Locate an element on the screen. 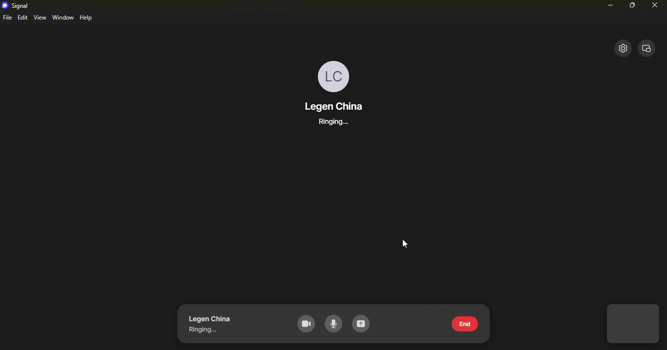 Image resolution: width=667 pixels, height=350 pixels. minimize is located at coordinates (607, 5).